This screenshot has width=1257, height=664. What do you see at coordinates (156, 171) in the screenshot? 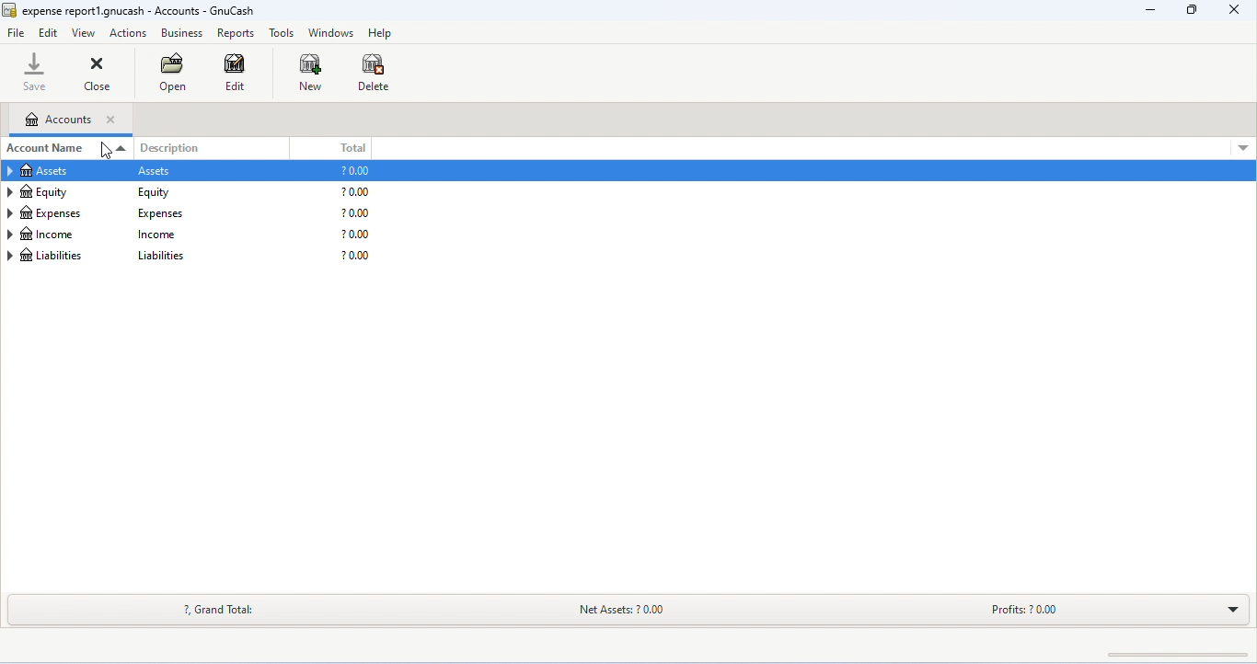
I see `assets description` at bounding box center [156, 171].